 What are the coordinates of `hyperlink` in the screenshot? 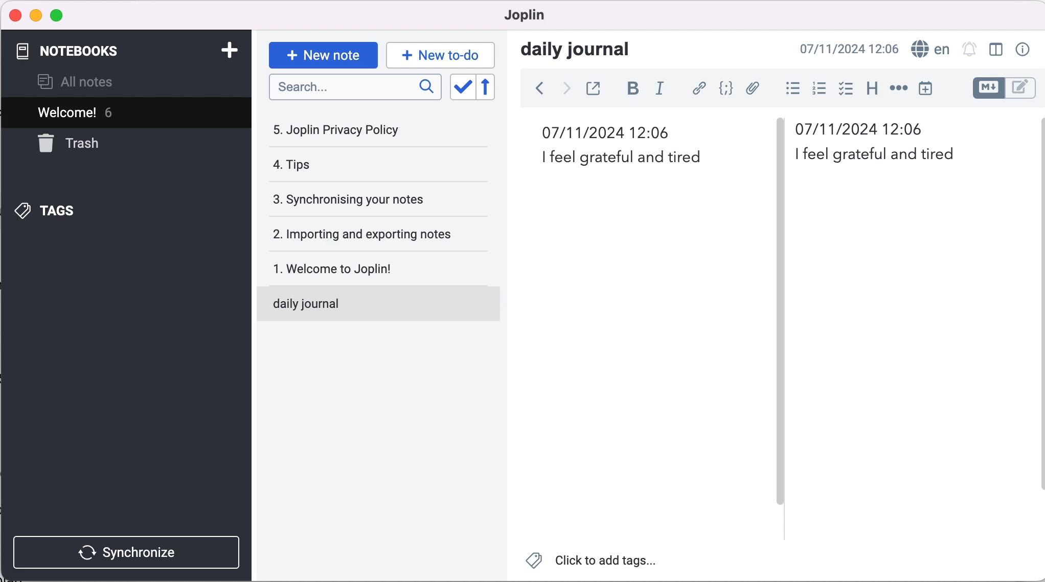 It's located at (696, 88).